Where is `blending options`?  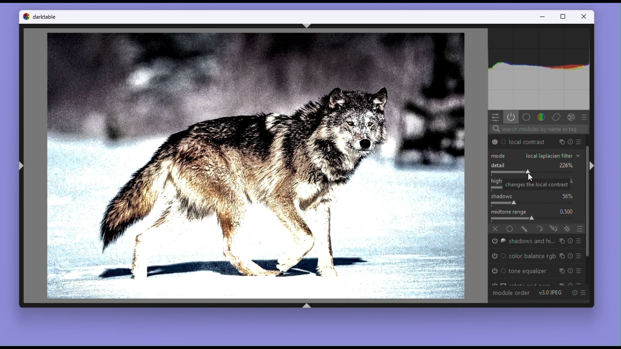
blending options is located at coordinates (580, 230).